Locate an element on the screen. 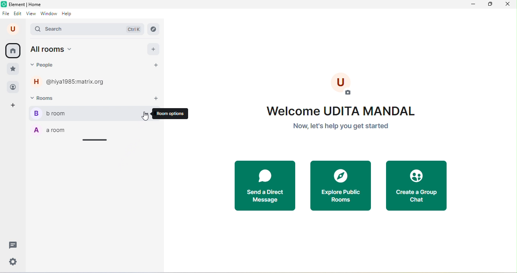 The width and height of the screenshot is (517, 273). element home is located at coordinates (28, 4).